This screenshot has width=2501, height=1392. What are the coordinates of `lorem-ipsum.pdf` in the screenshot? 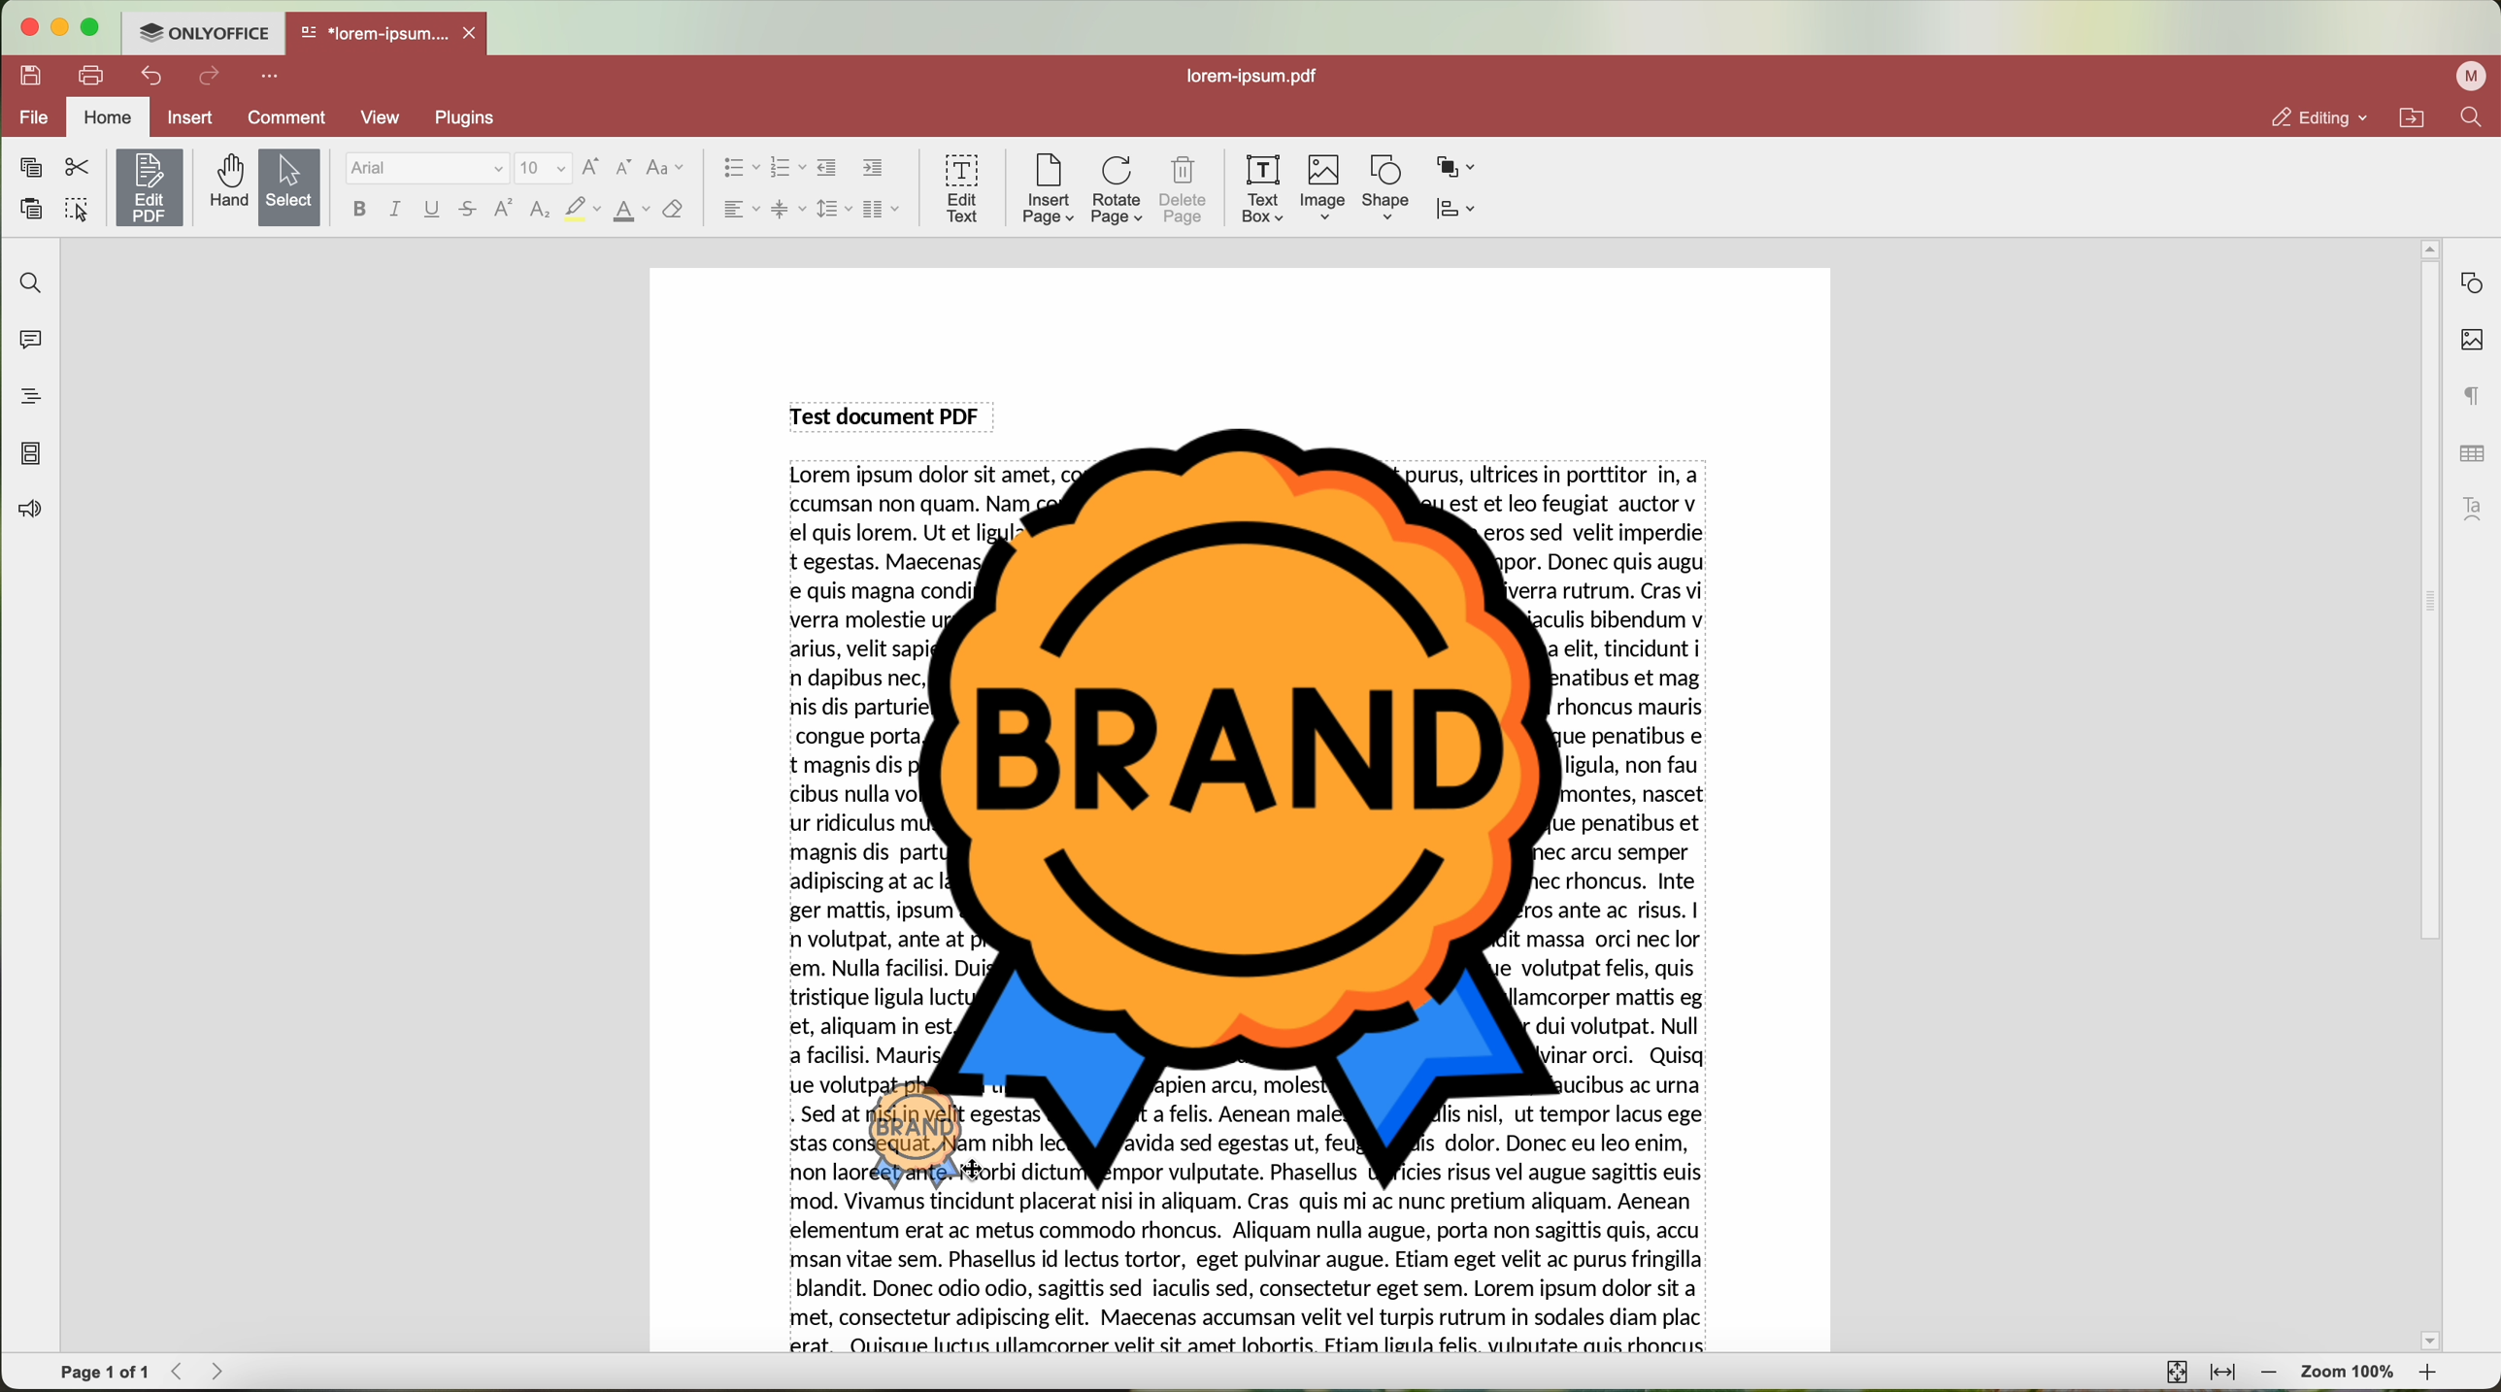 It's located at (1259, 75).